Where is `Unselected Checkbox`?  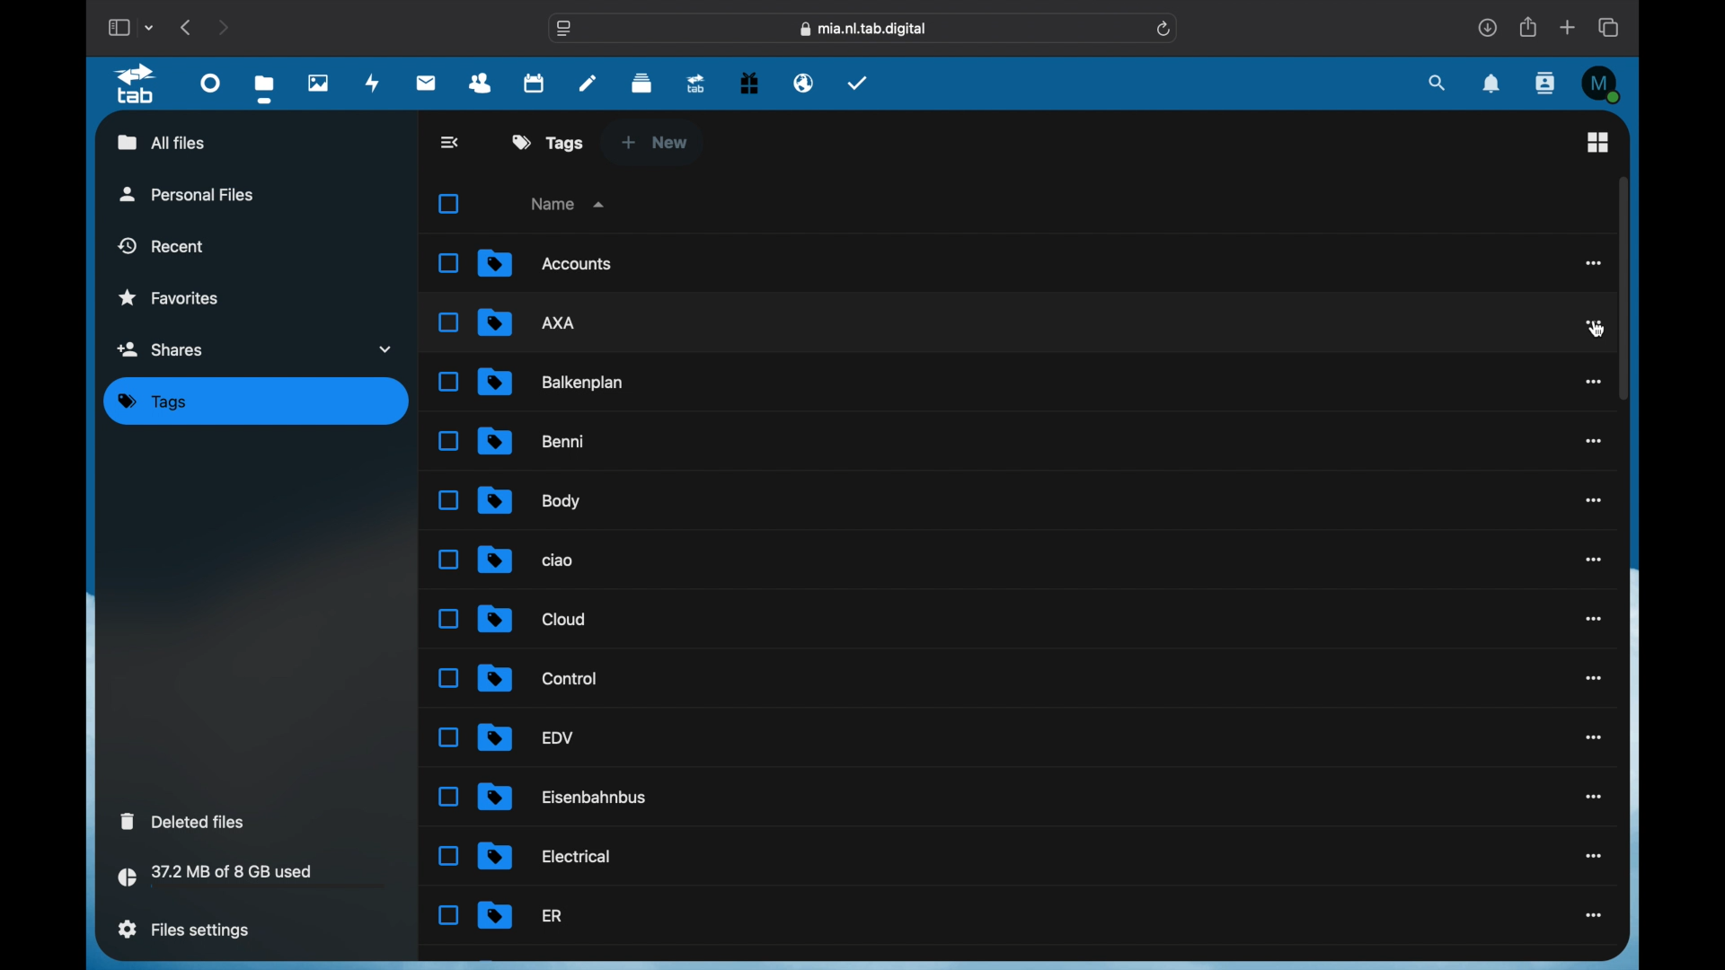 Unselected Checkbox is located at coordinates (447, 677).